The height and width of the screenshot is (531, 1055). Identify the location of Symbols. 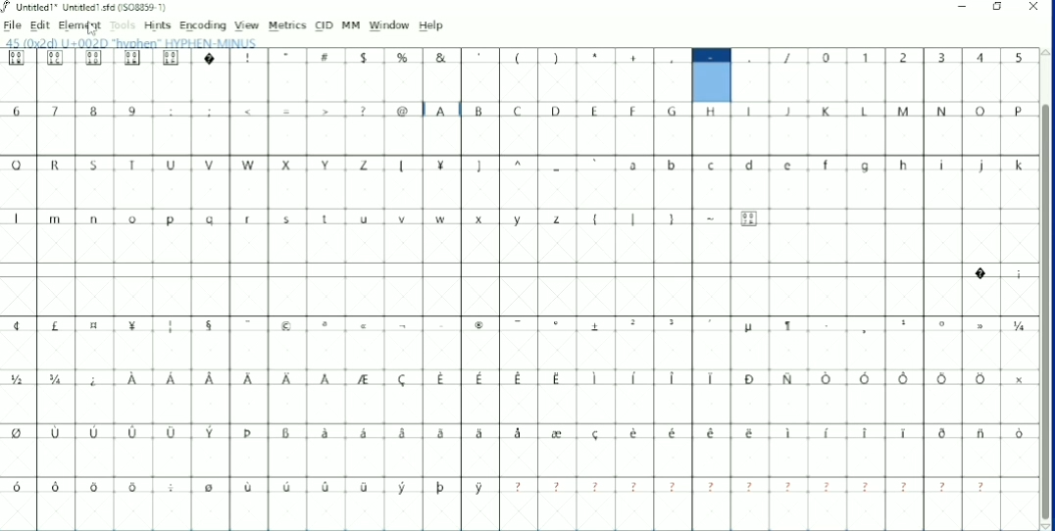
(404, 58).